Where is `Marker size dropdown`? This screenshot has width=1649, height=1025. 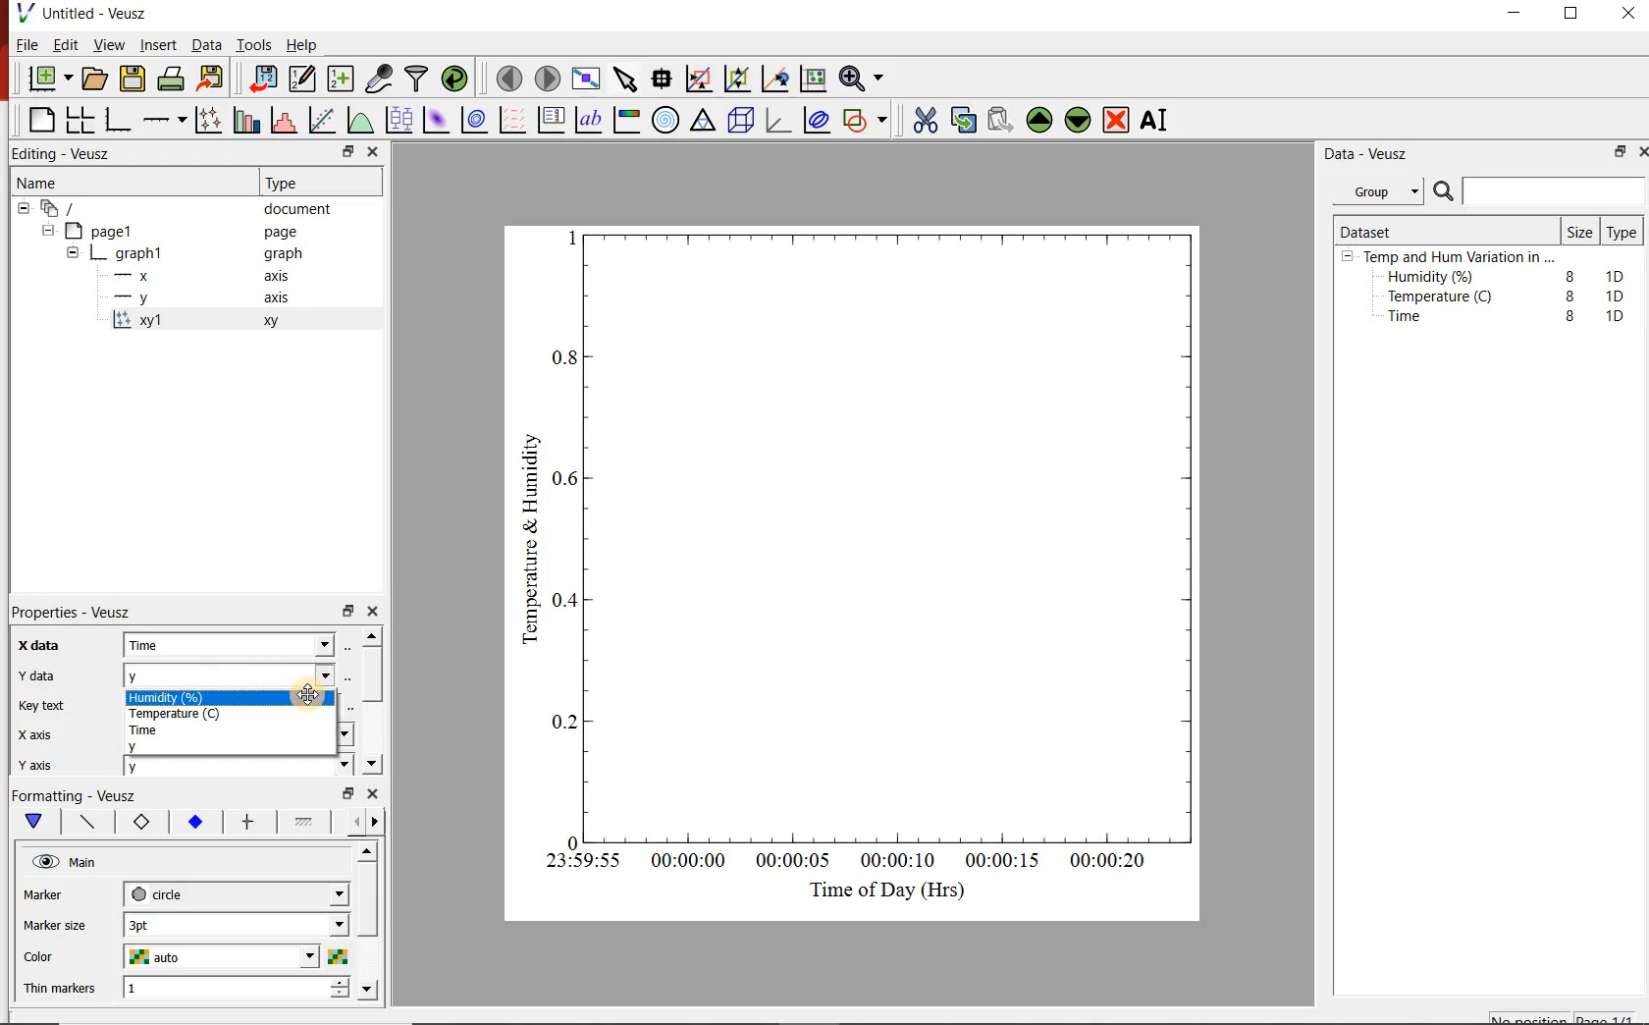 Marker size dropdown is located at coordinates (293, 926).